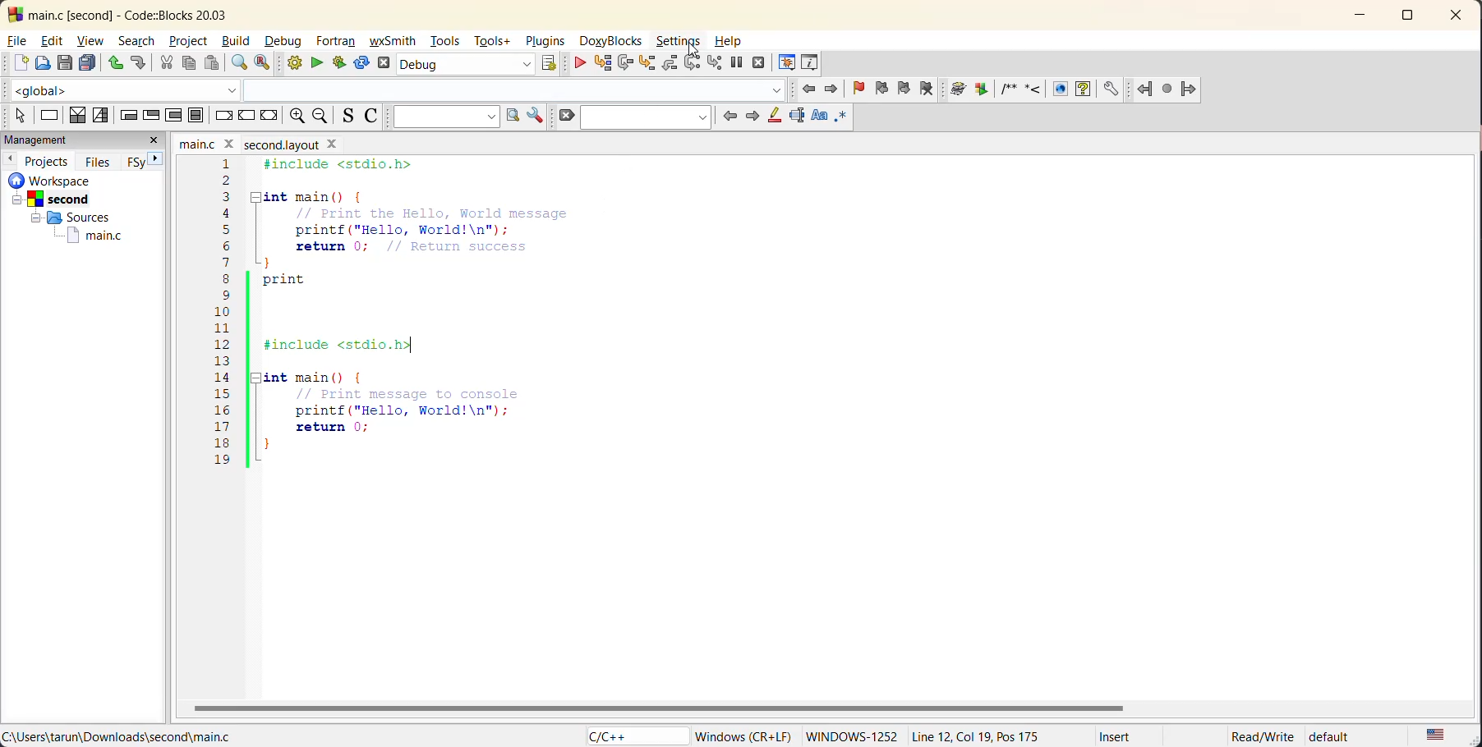 This screenshot has height=747, width=1482. Describe the element at coordinates (297, 117) in the screenshot. I see `zoom in` at that location.